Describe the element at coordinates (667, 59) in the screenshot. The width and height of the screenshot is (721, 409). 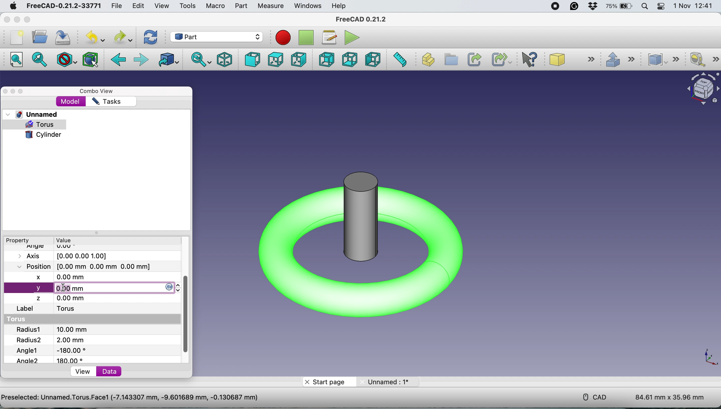
I see `compound tools` at that location.